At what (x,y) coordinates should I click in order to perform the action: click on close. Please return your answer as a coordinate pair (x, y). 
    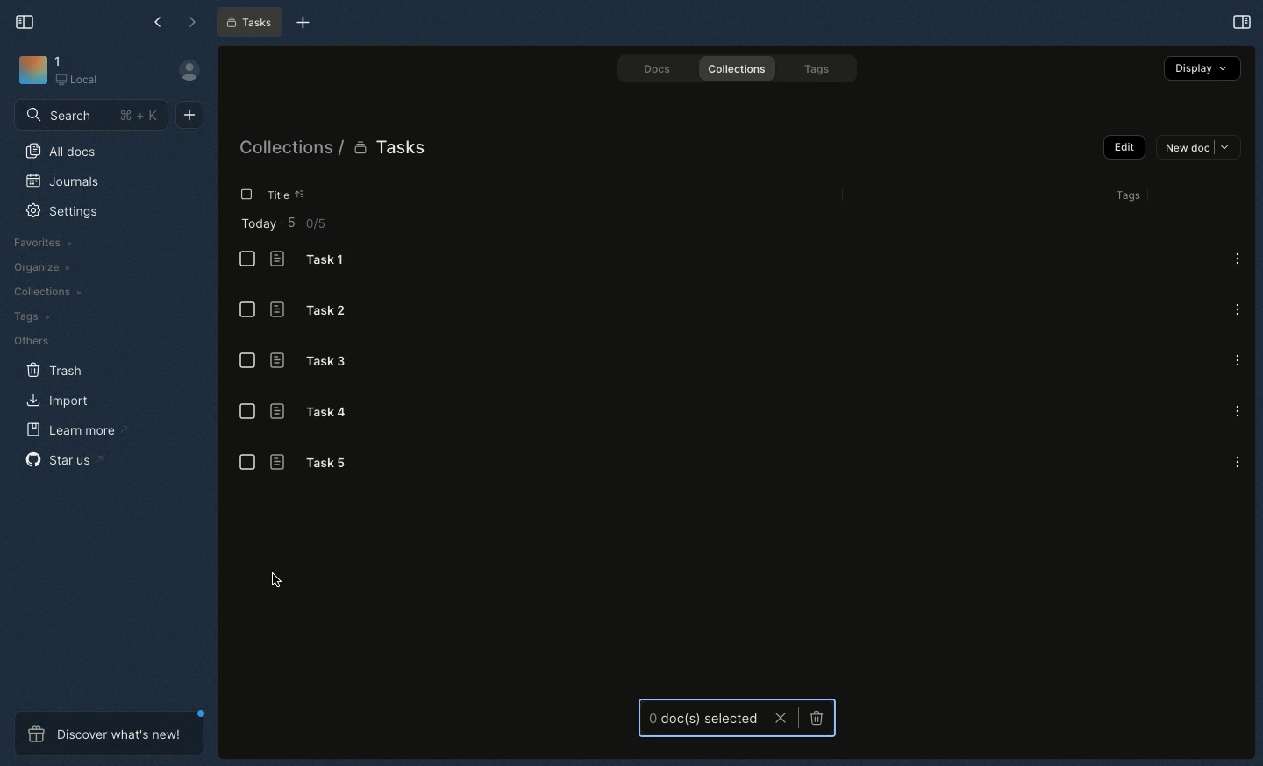
    Looking at the image, I should click on (781, 719).